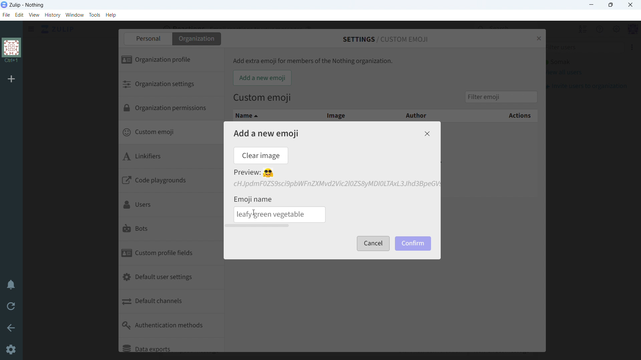 This screenshot has width=641, height=360. I want to click on name, so click(266, 115).